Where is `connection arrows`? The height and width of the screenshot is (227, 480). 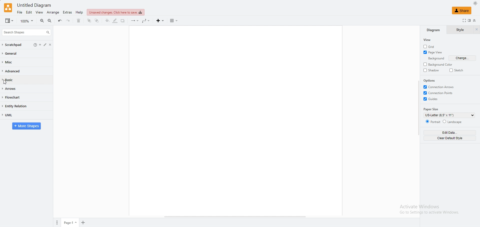 connection arrows is located at coordinates (439, 87).